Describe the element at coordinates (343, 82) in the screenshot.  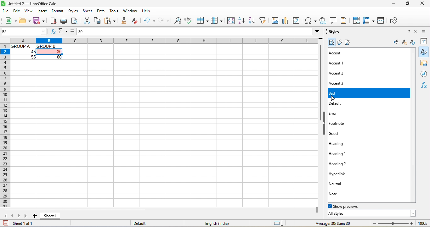
I see `accent 3` at that location.